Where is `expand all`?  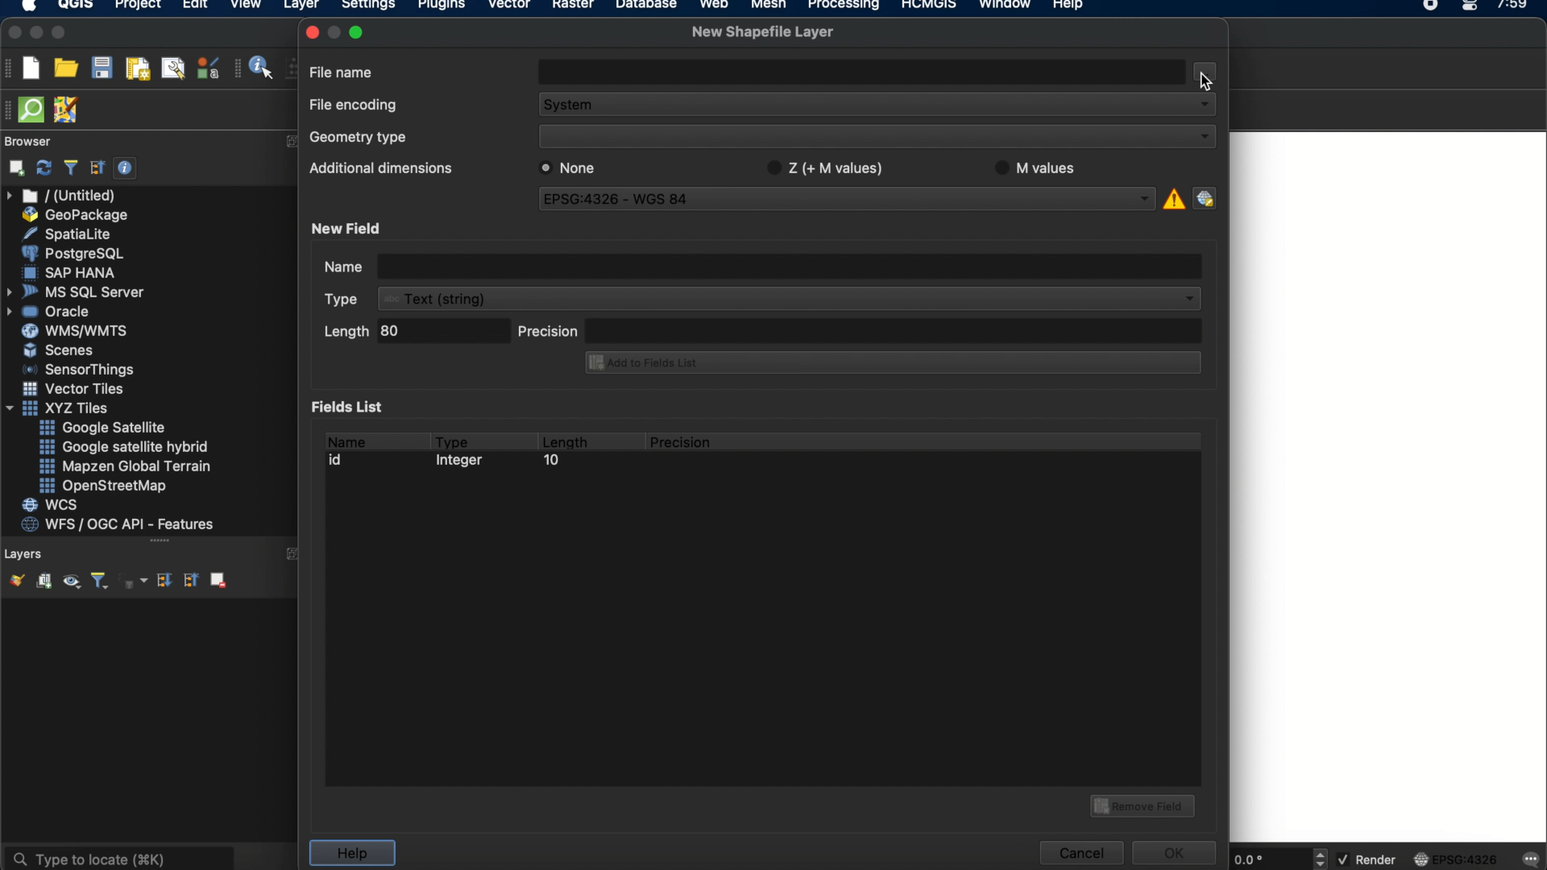 expand all is located at coordinates (162, 581).